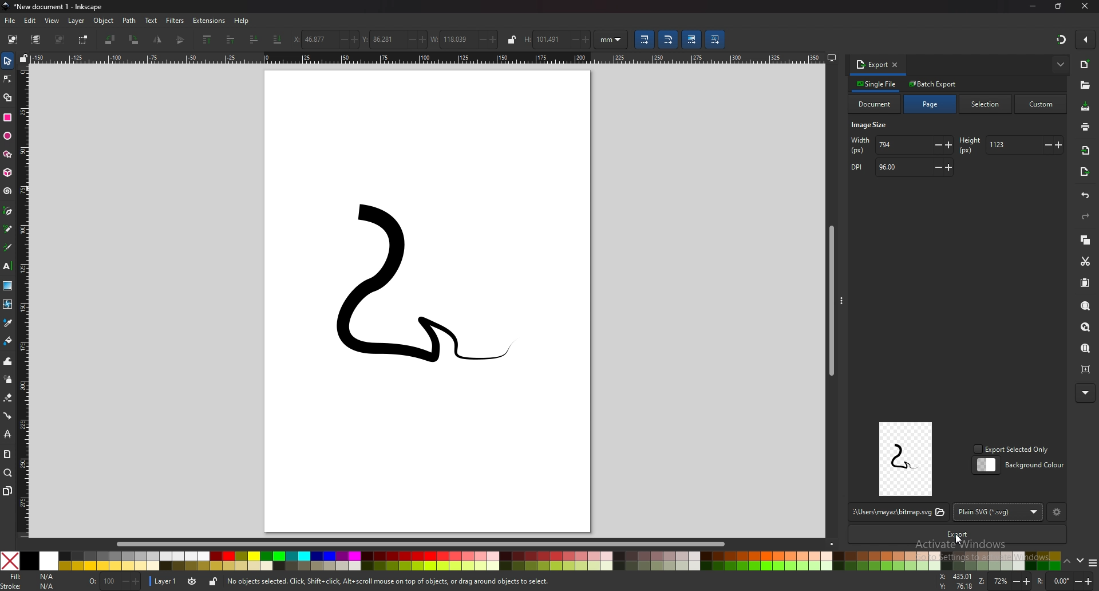  I want to click on move gradient, so click(692, 40).